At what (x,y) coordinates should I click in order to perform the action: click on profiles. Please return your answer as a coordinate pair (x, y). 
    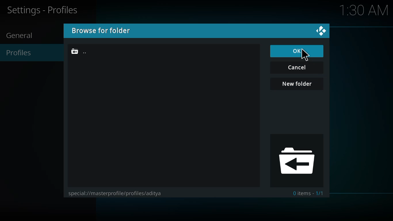
    Looking at the image, I should click on (45, 10).